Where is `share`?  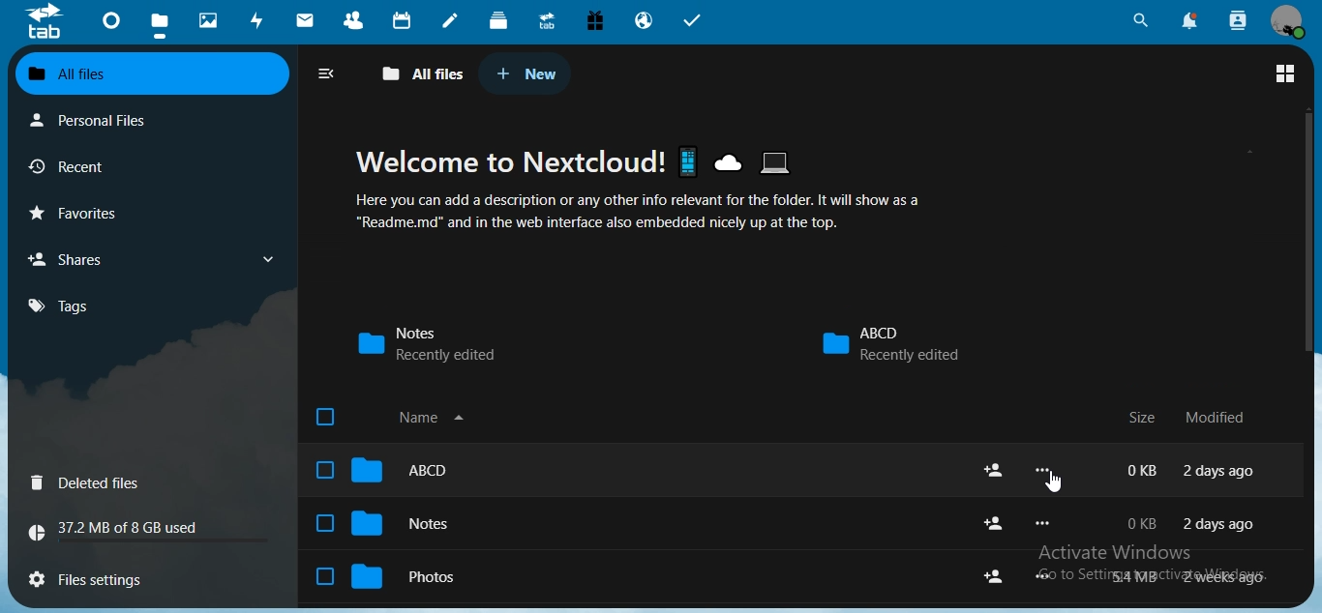 share is located at coordinates (995, 469).